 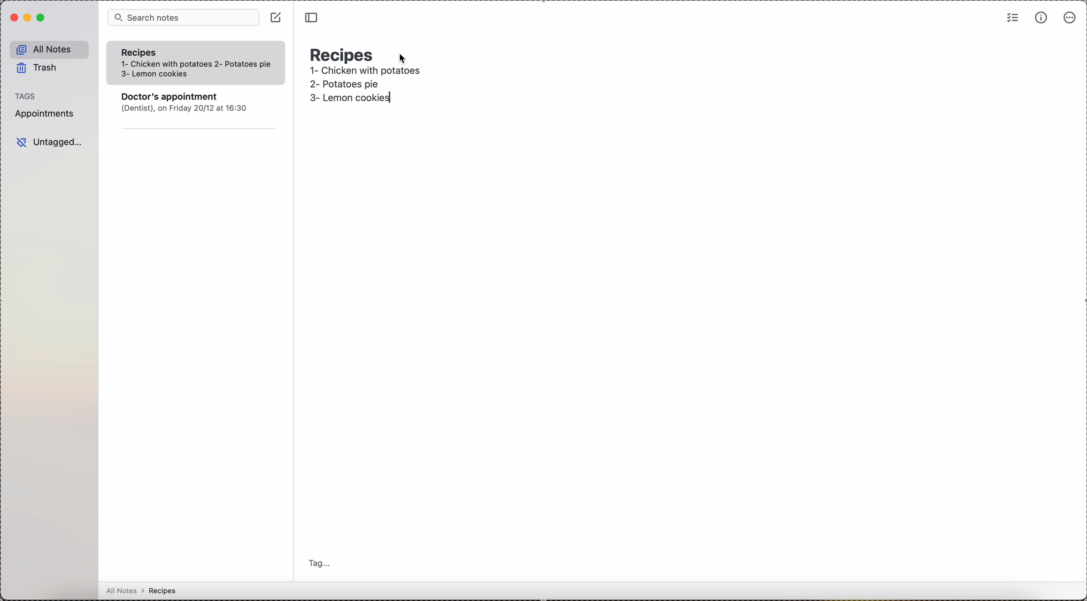 What do you see at coordinates (1041, 18) in the screenshot?
I see `metrics` at bounding box center [1041, 18].